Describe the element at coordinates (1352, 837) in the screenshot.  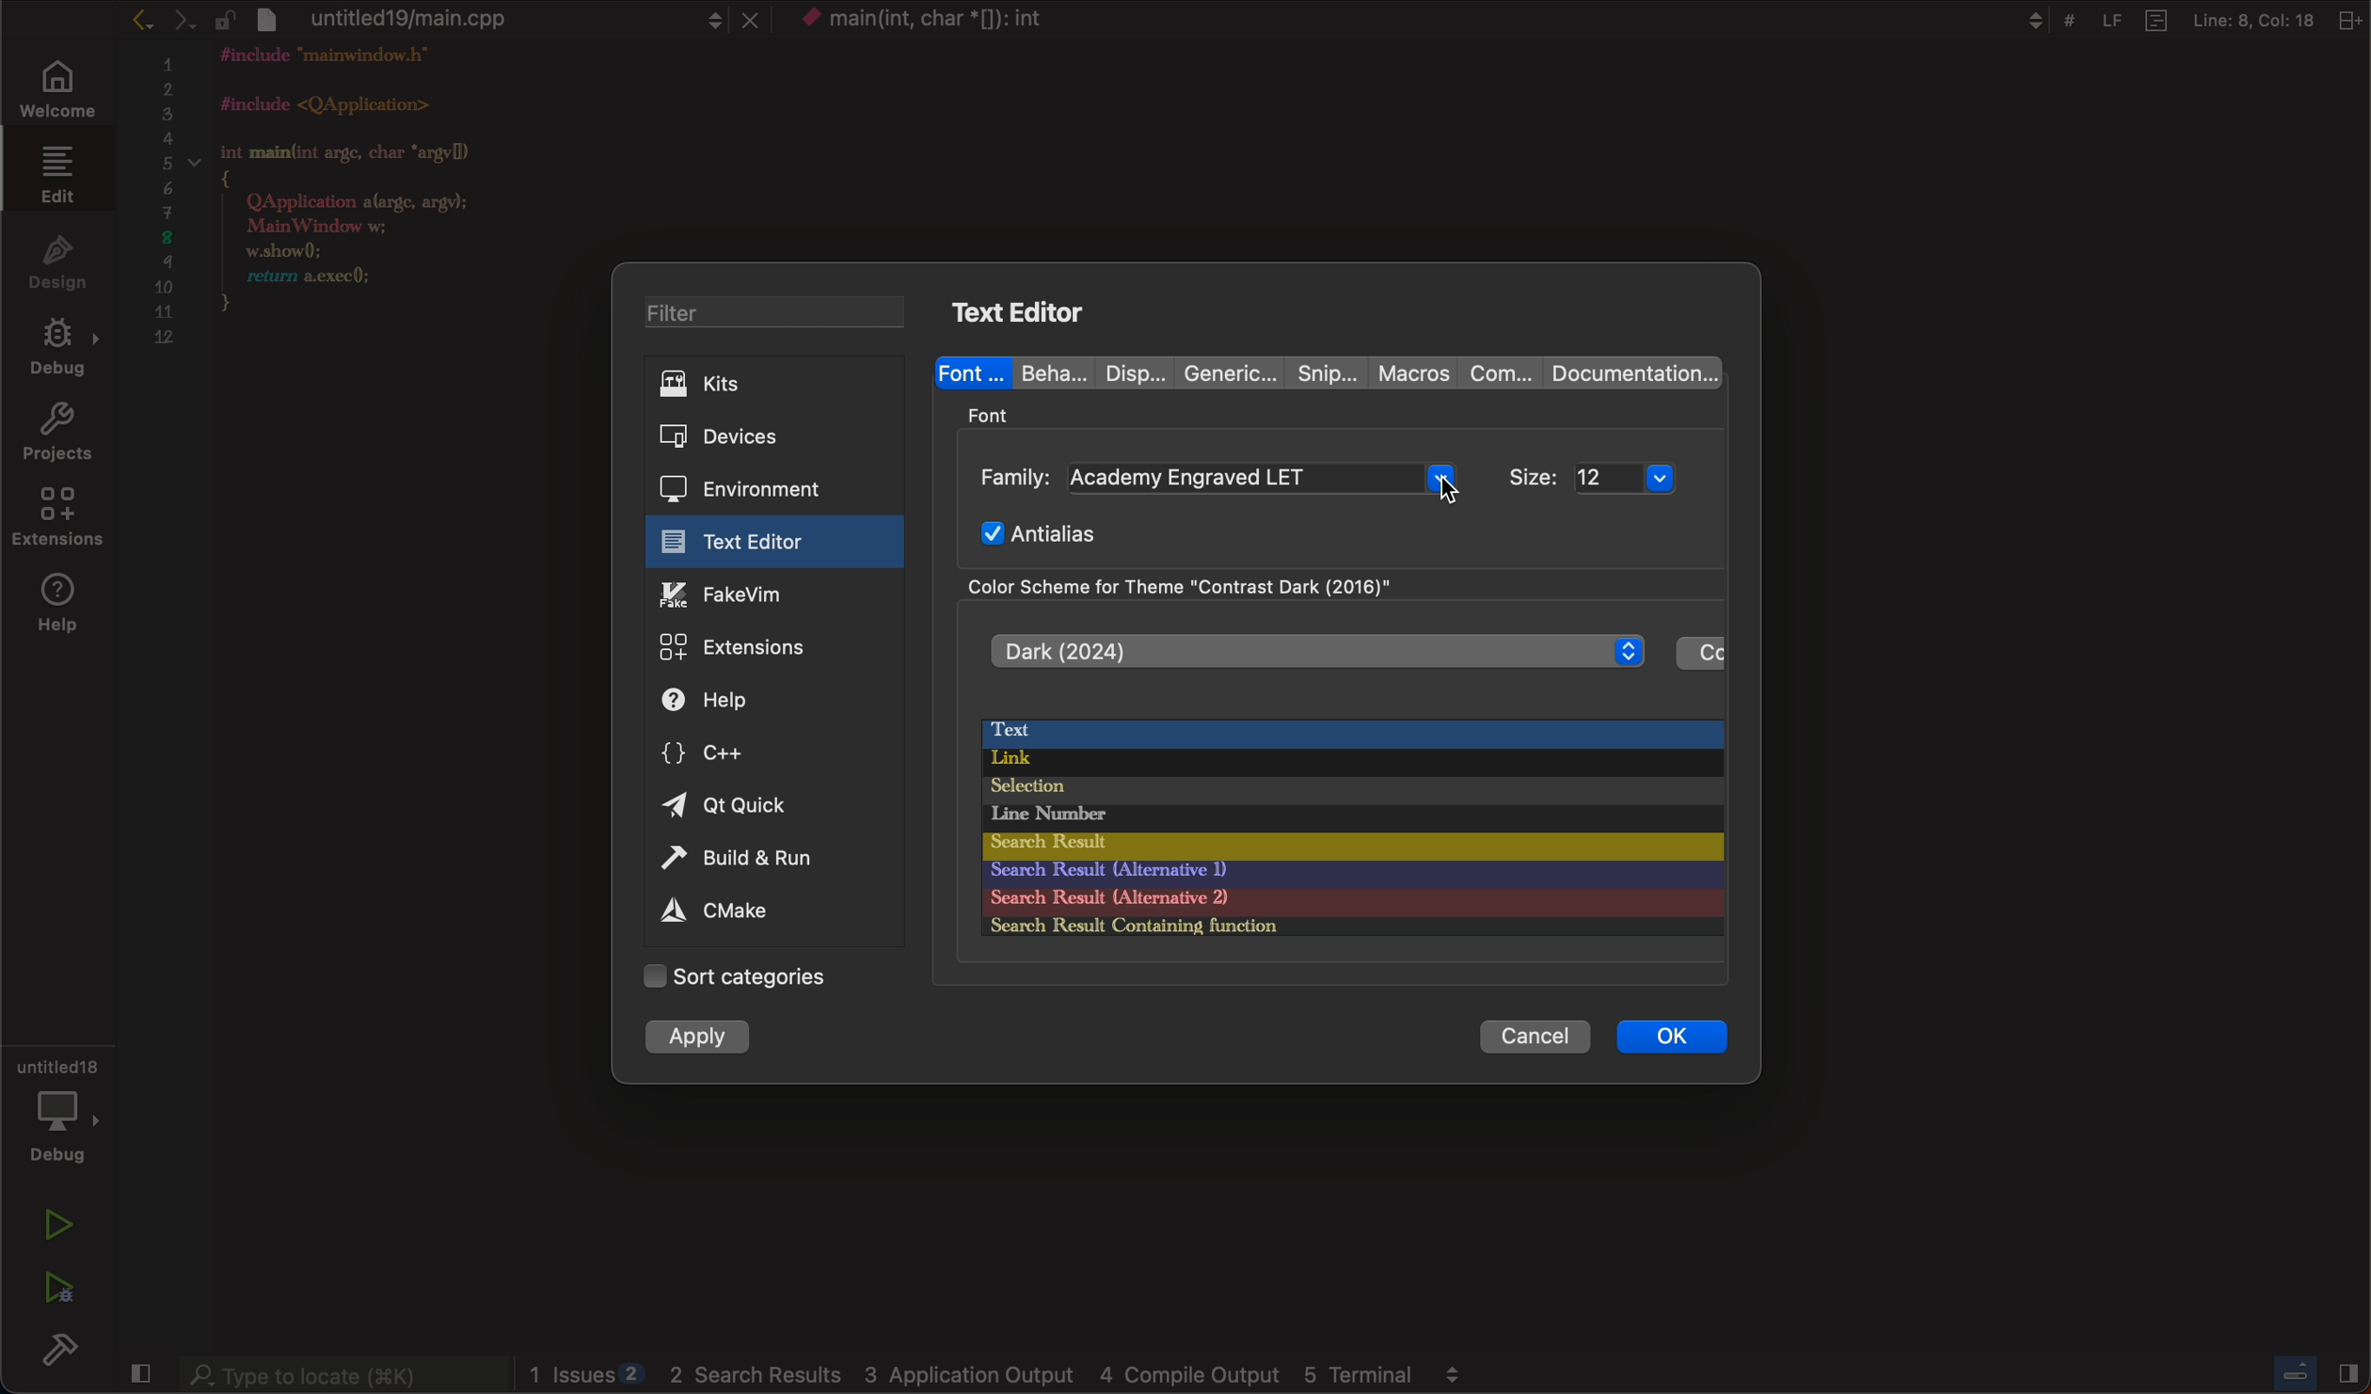
I see `color palette` at that location.